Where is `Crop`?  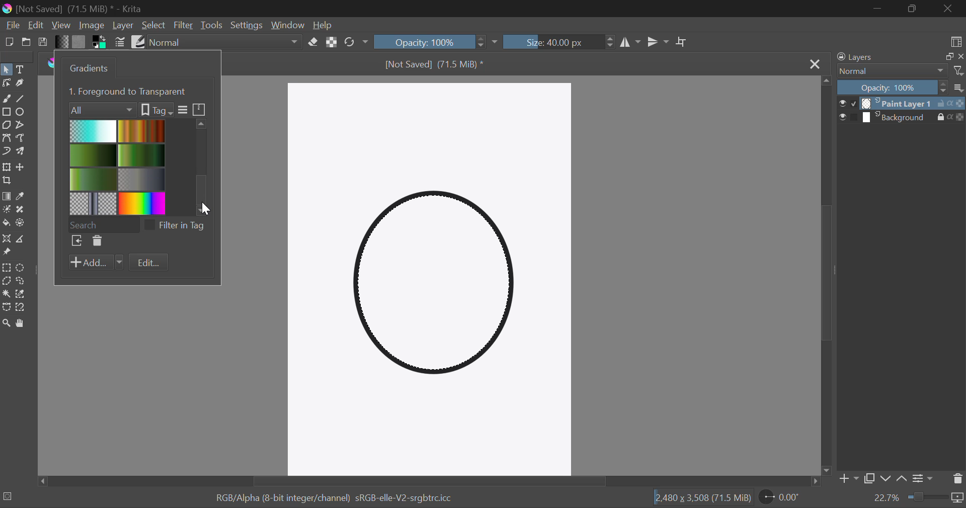 Crop is located at coordinates (682, 42).